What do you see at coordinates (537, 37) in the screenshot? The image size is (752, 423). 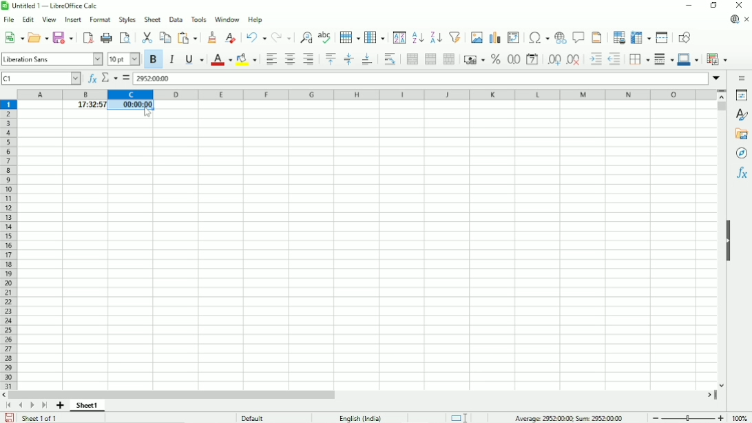 I see `Insert special characters` at bounding box center [537, 37].